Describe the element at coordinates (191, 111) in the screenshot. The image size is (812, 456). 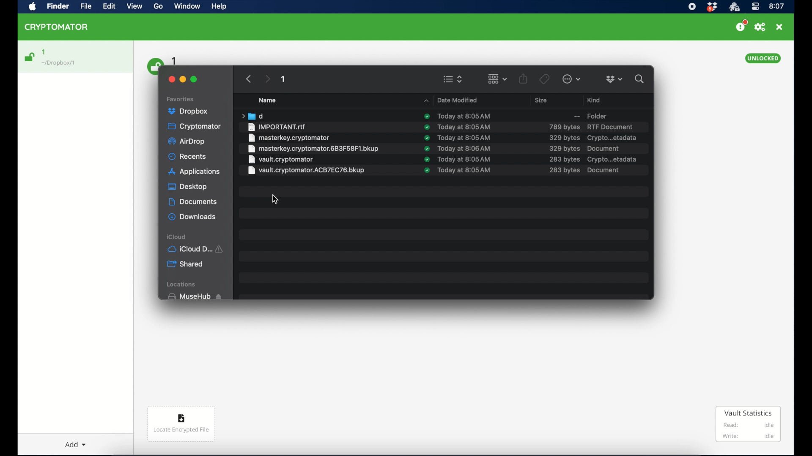
I see `dropbox highlighted` at that location.